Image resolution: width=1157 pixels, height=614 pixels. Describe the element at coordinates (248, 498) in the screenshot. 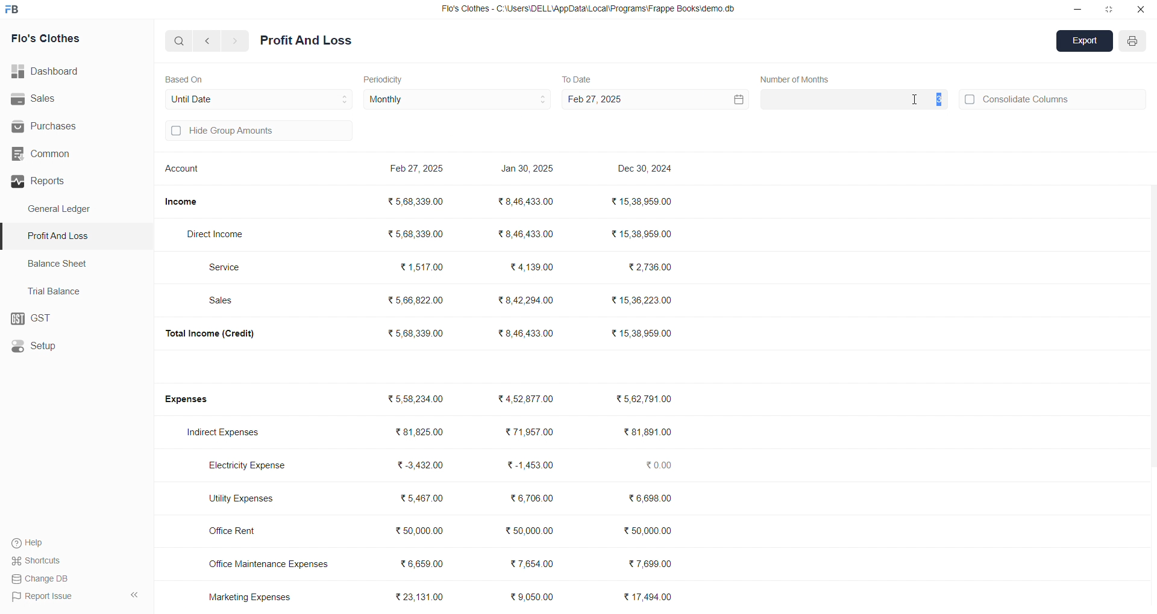

I see `Utility Expenses.` at that location.